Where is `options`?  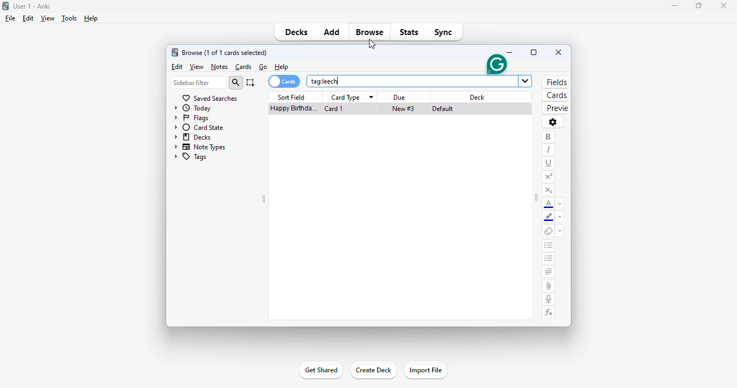
options is located at coordinates (553, 123).